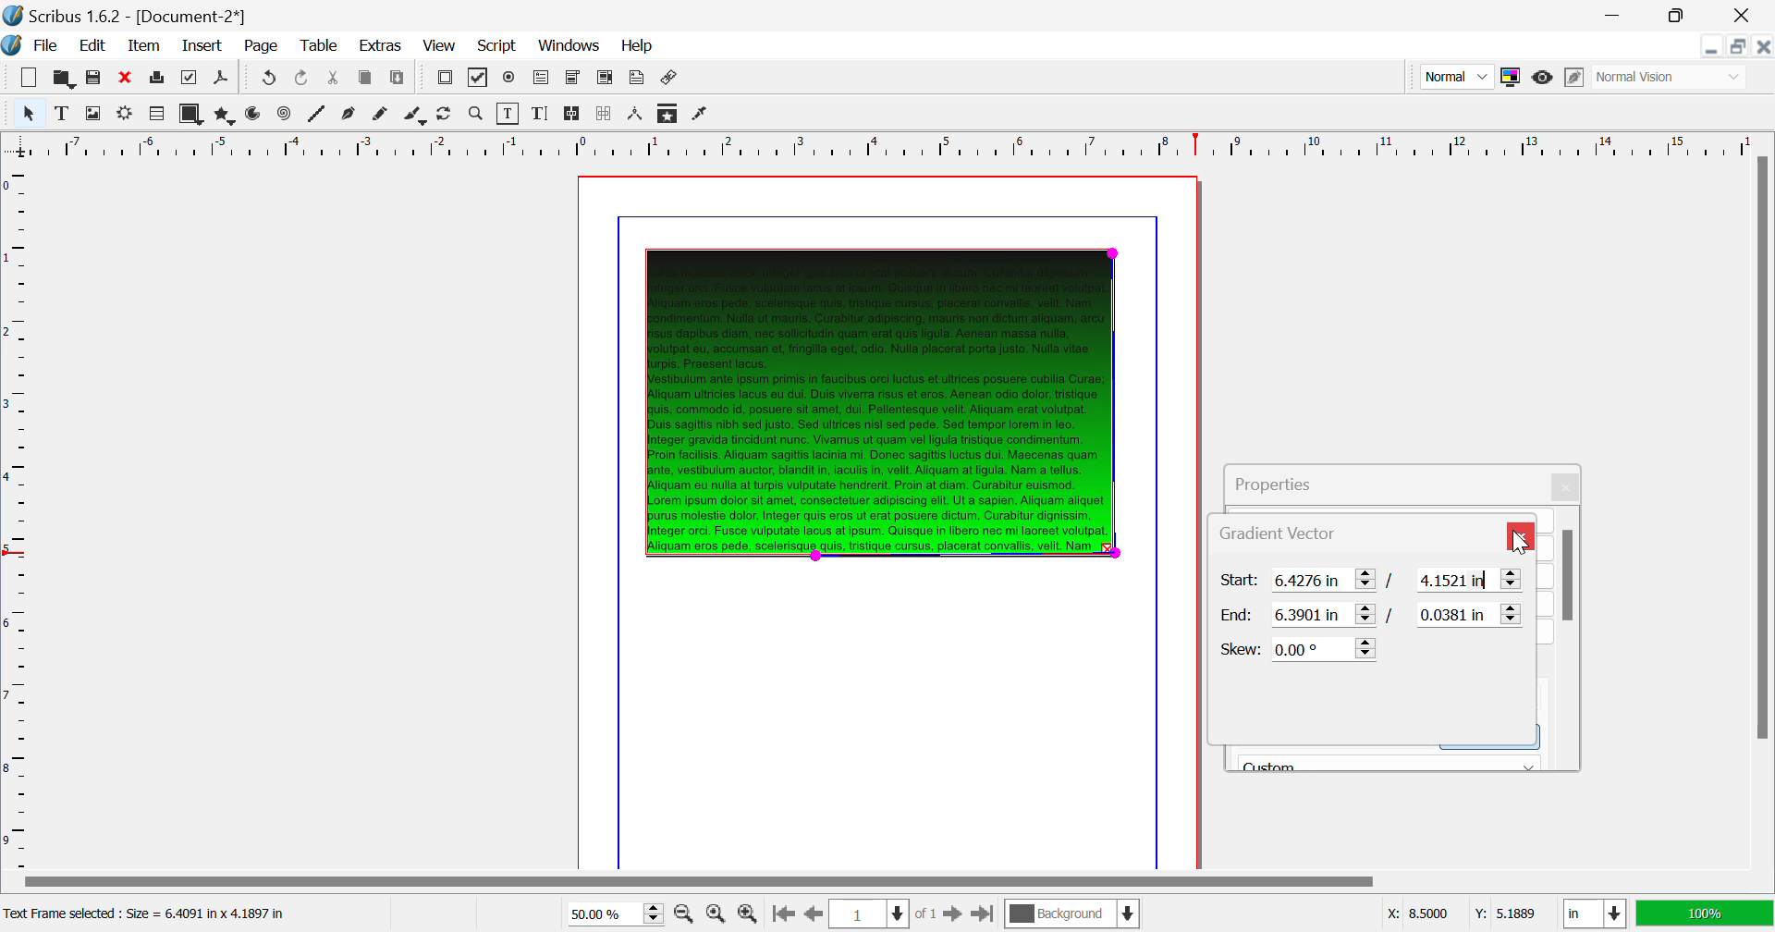 The height and width of the screenshot is (932, 1775). What do you see at coordinates (448, 116) in the screenshot?
I see `Page Rotation` at bounding box center [448, 116].